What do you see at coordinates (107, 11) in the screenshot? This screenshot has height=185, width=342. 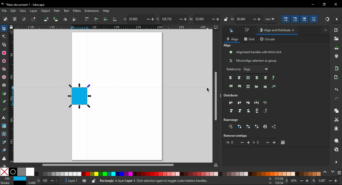 I see `help` at bounding box center [107, 11].